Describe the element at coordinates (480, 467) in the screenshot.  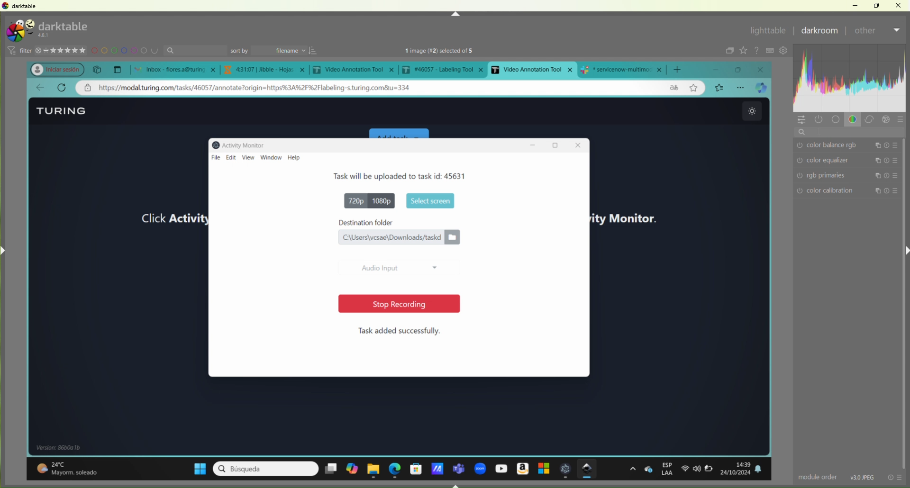
I see `zoom` at that location.